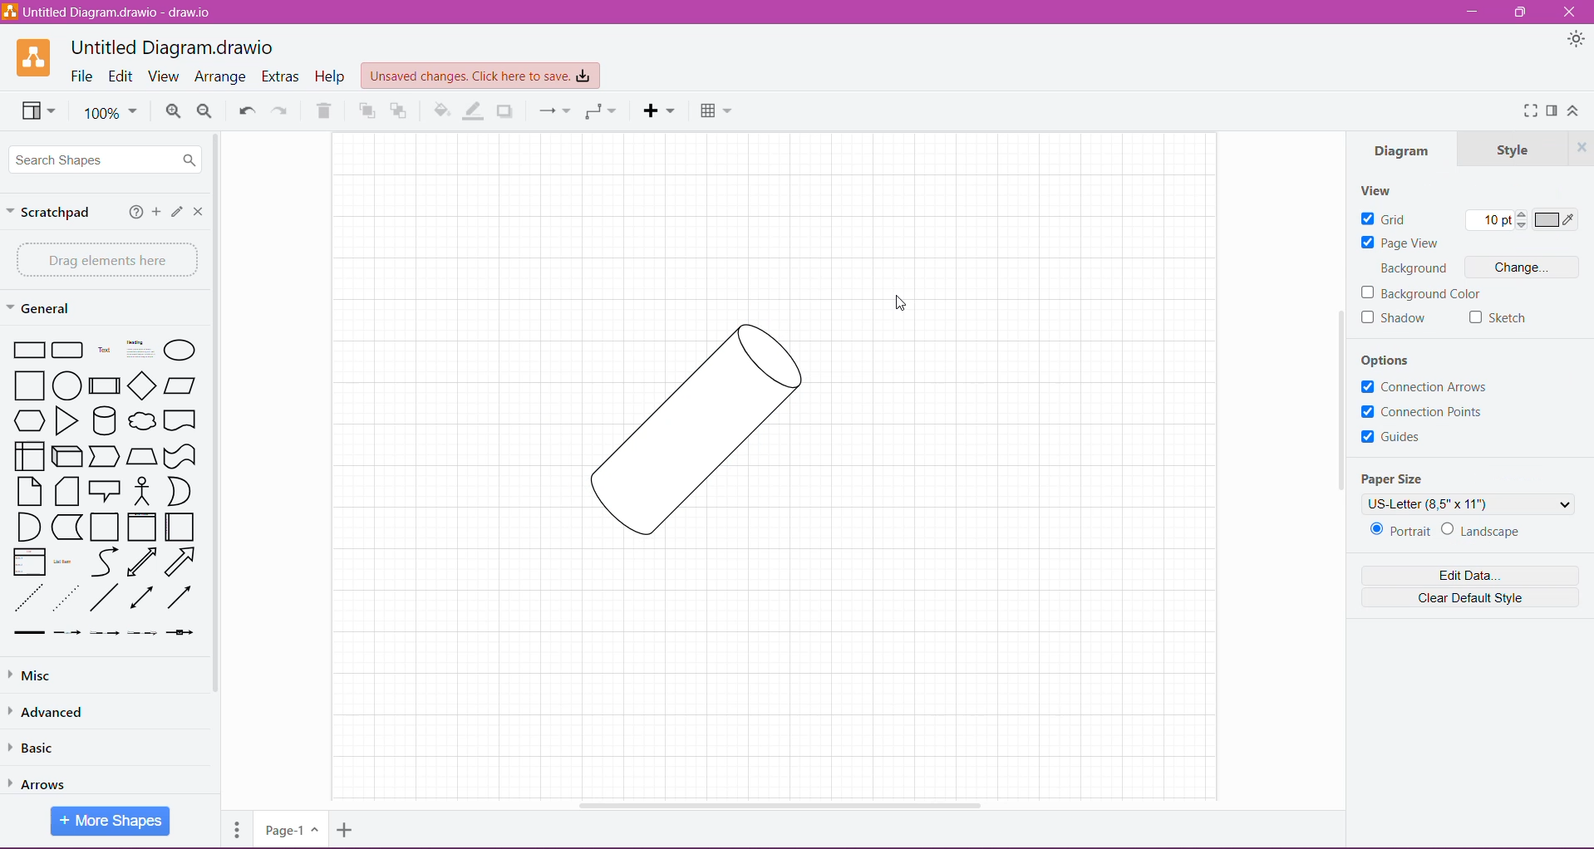  I want to click on Insert Page, so click(344, 832).